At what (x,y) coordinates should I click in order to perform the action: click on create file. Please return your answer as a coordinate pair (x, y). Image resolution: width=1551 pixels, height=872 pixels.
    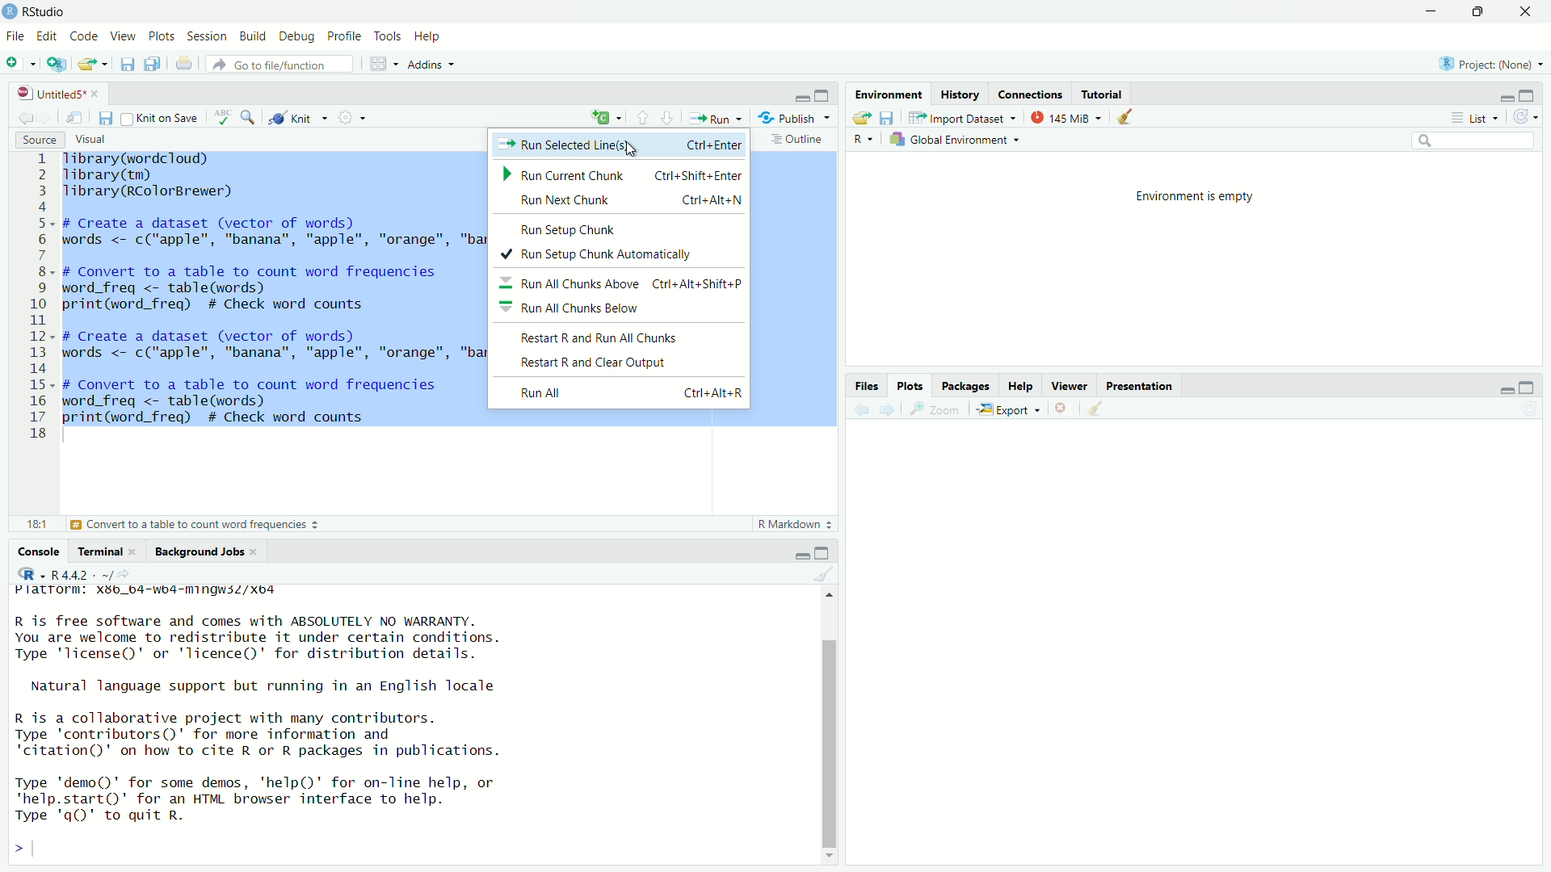
    Looking at the image, I should click on (609, 119).